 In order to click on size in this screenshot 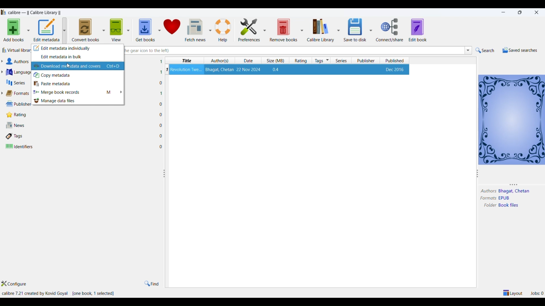, I will do `click(274, 61)`.